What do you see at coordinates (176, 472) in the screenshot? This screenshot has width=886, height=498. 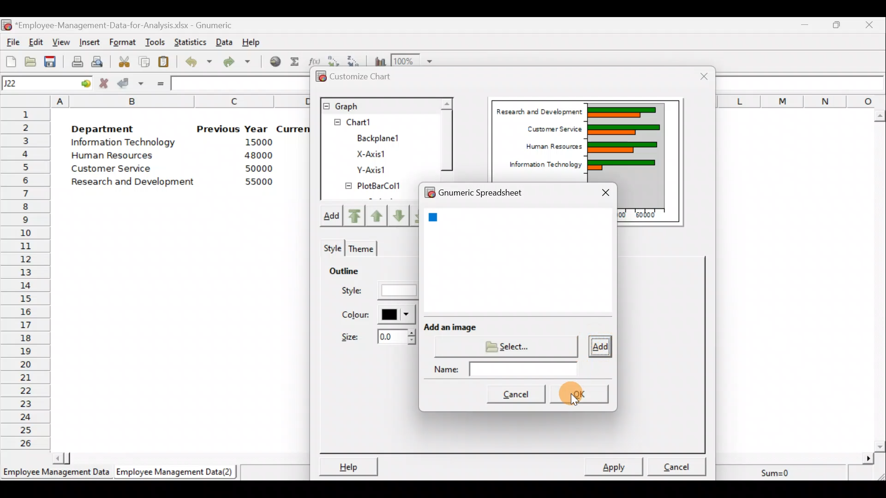 I see `Employee Management Data (2)` at bounding box center [176, 472].